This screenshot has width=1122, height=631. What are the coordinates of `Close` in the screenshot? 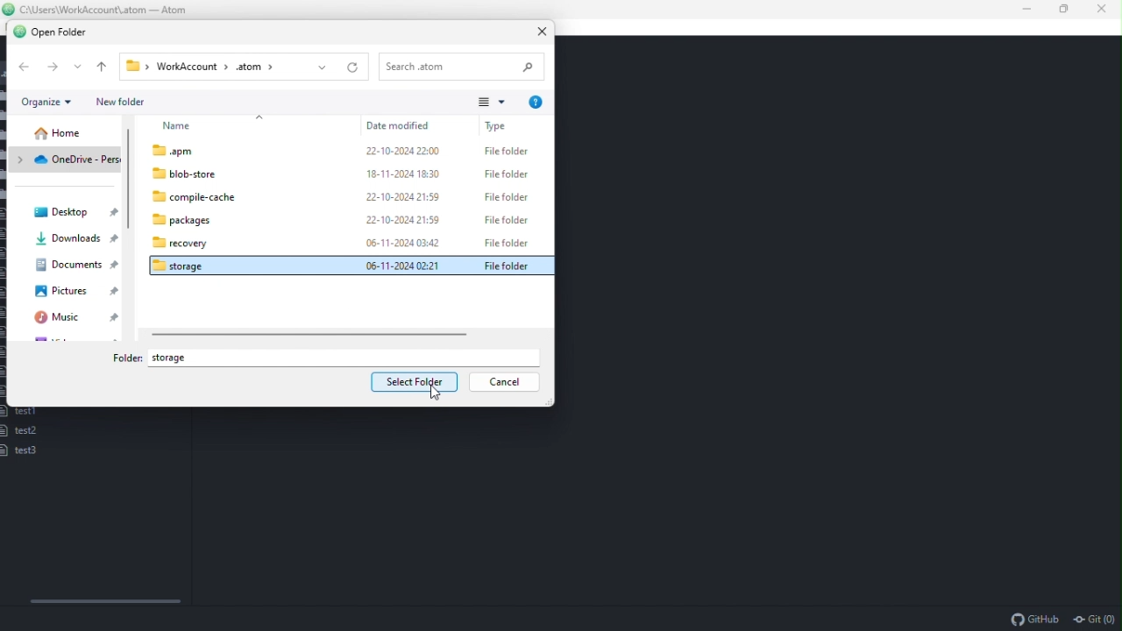 It's located at (1104, 8).